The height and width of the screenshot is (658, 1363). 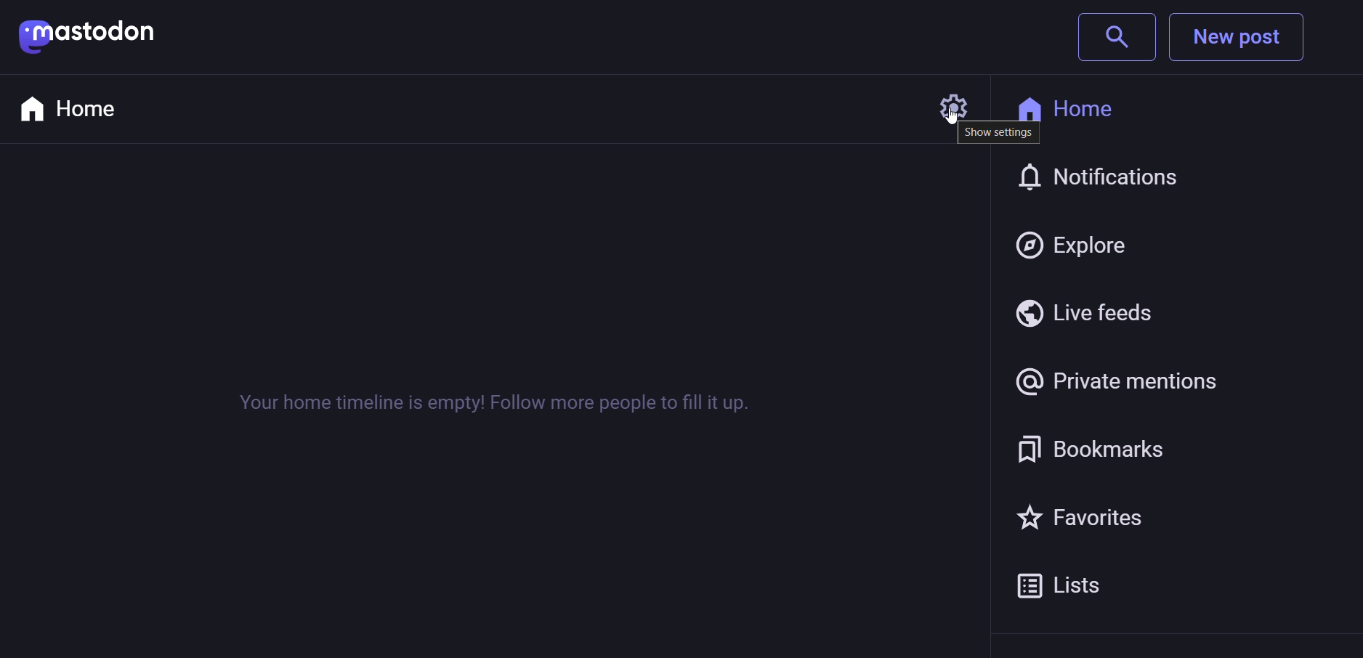 I want to click on home, so click(x=1083, y=107).